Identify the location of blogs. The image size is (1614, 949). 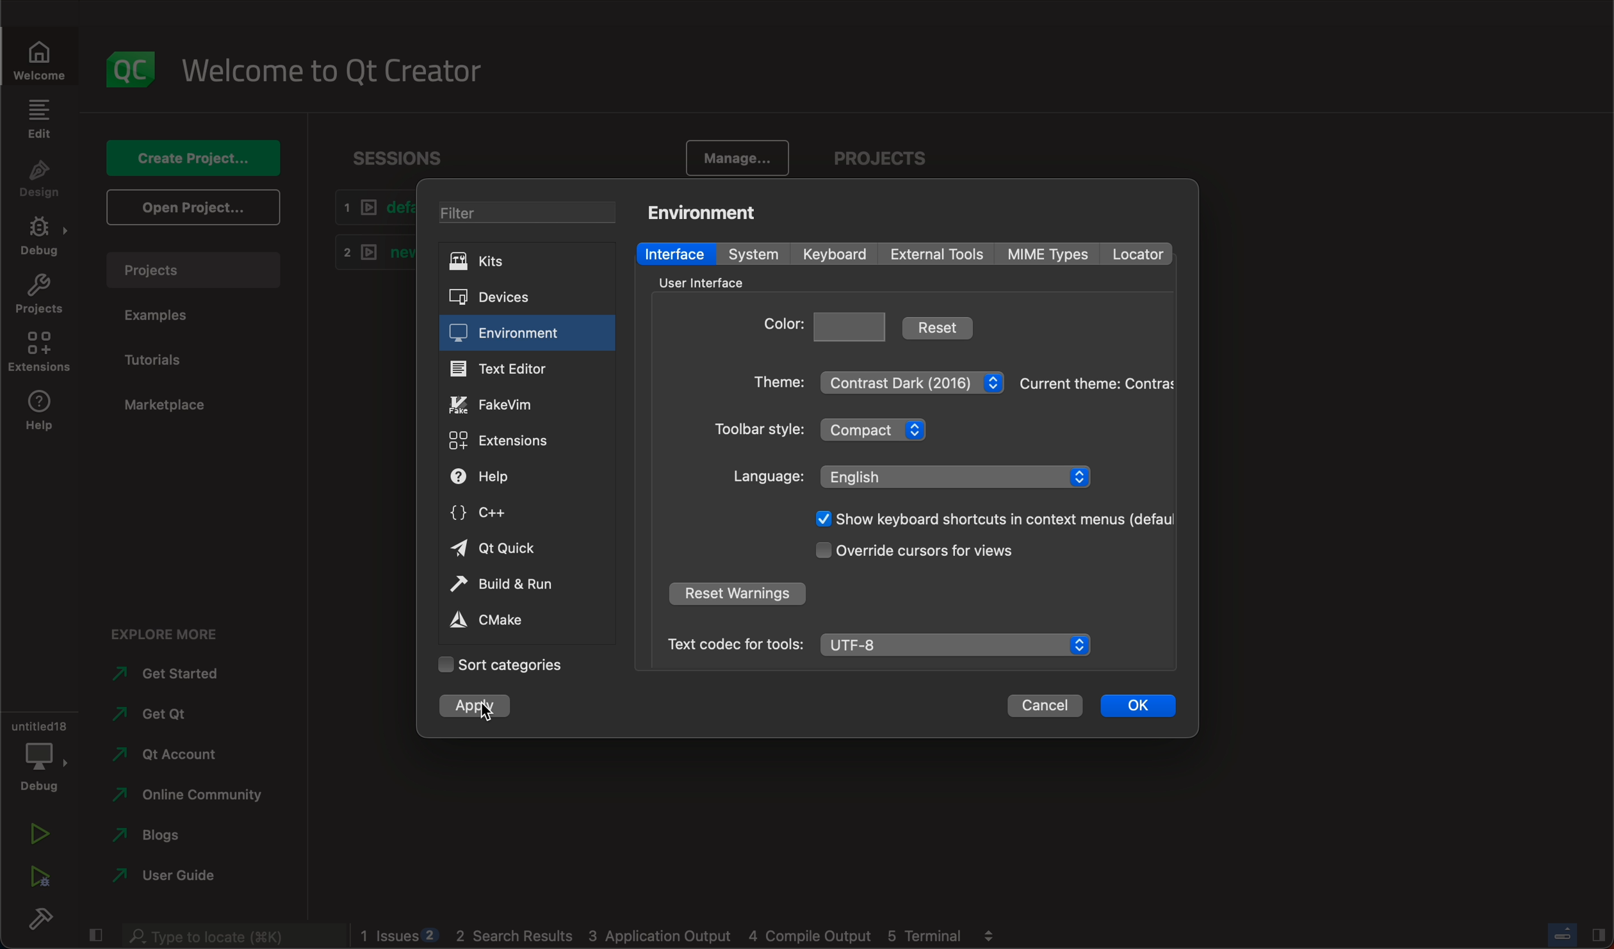
(181, 838).